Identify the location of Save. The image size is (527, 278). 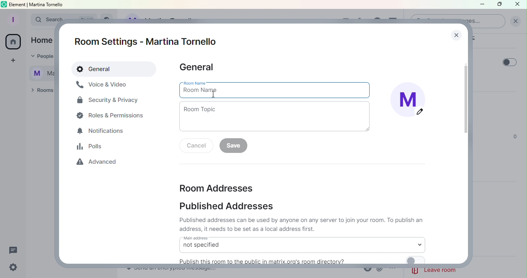
(235, 146).